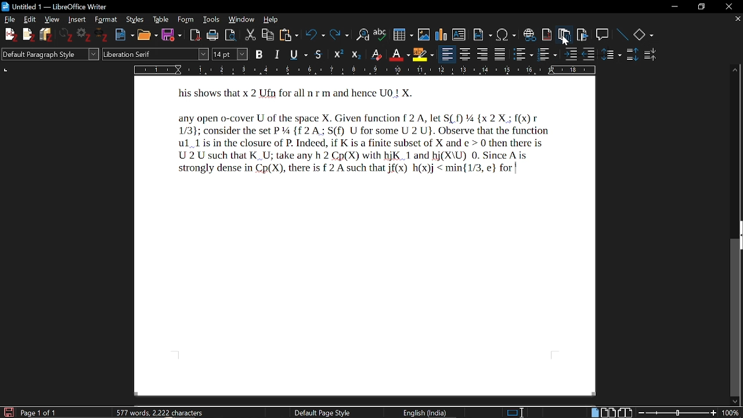  I want to click on 577 Word, 2,222 characters, so click(163, 413).